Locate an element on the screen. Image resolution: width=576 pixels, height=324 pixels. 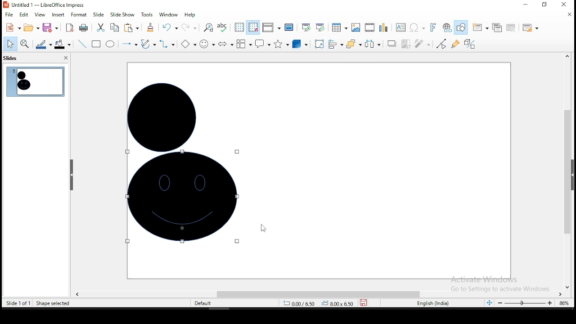
english (india) is located at coordinates (435, 303).